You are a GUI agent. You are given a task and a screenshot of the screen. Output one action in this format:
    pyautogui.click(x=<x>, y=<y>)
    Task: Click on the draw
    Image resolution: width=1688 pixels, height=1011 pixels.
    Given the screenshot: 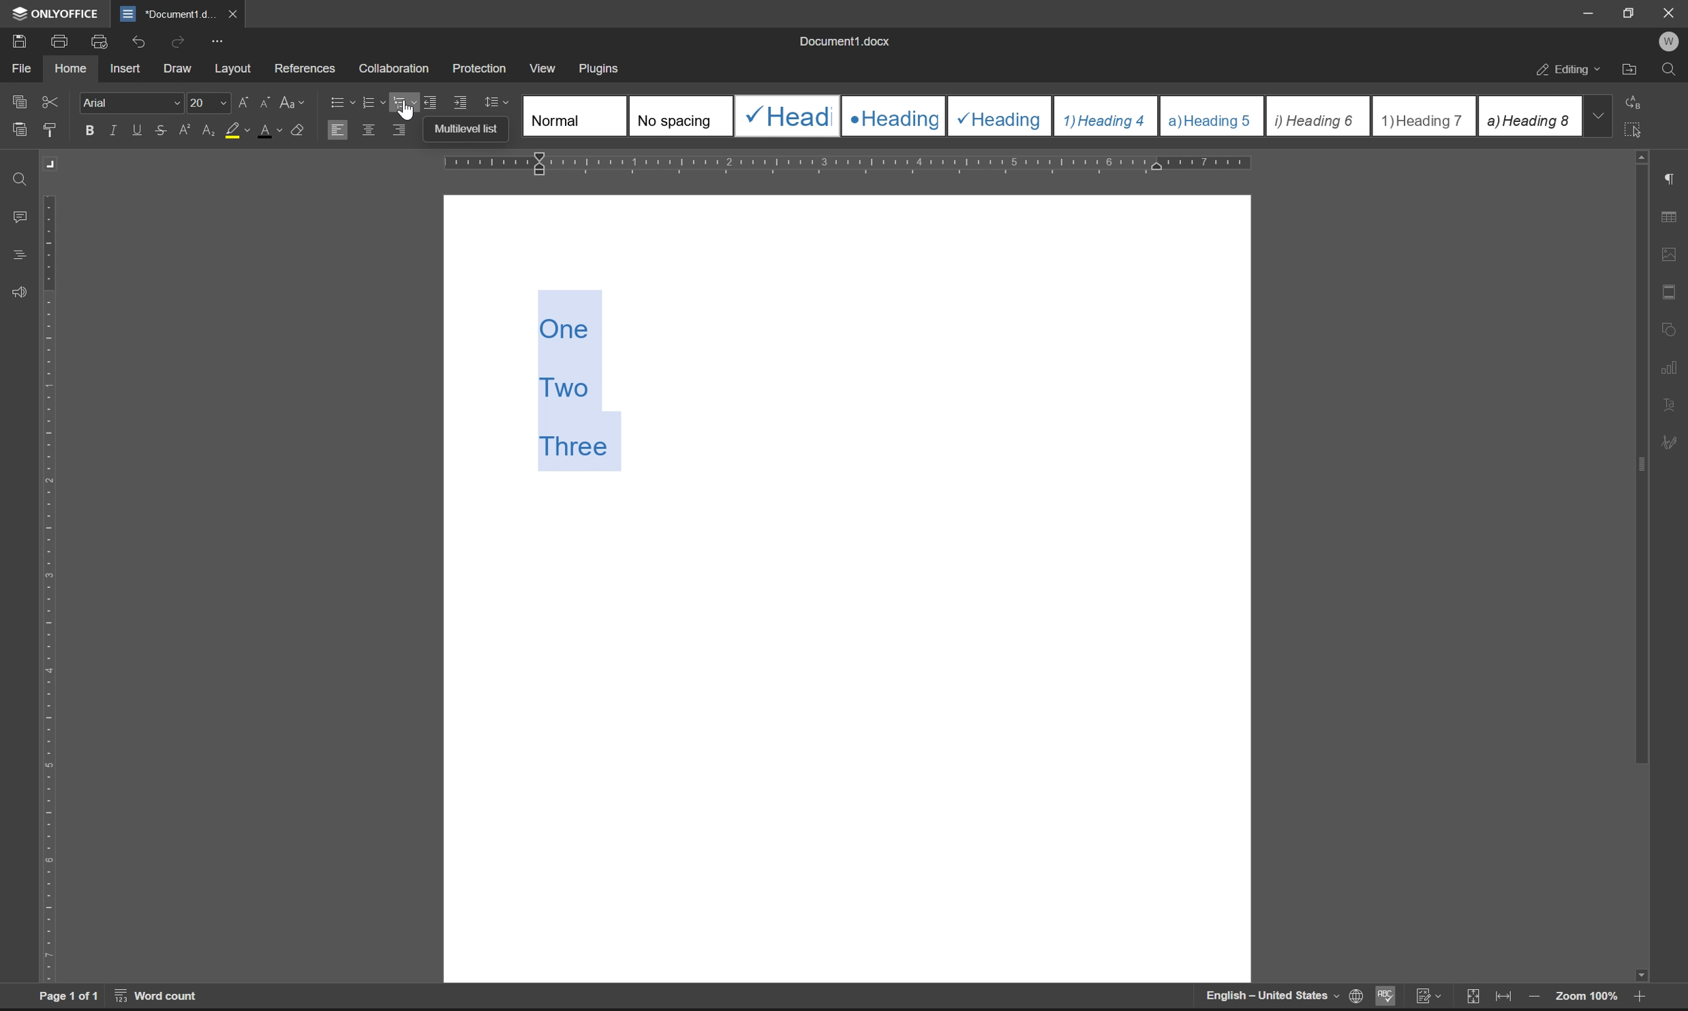 What is the action you would take?
    pyautogui.click(x=181, y=69)
    